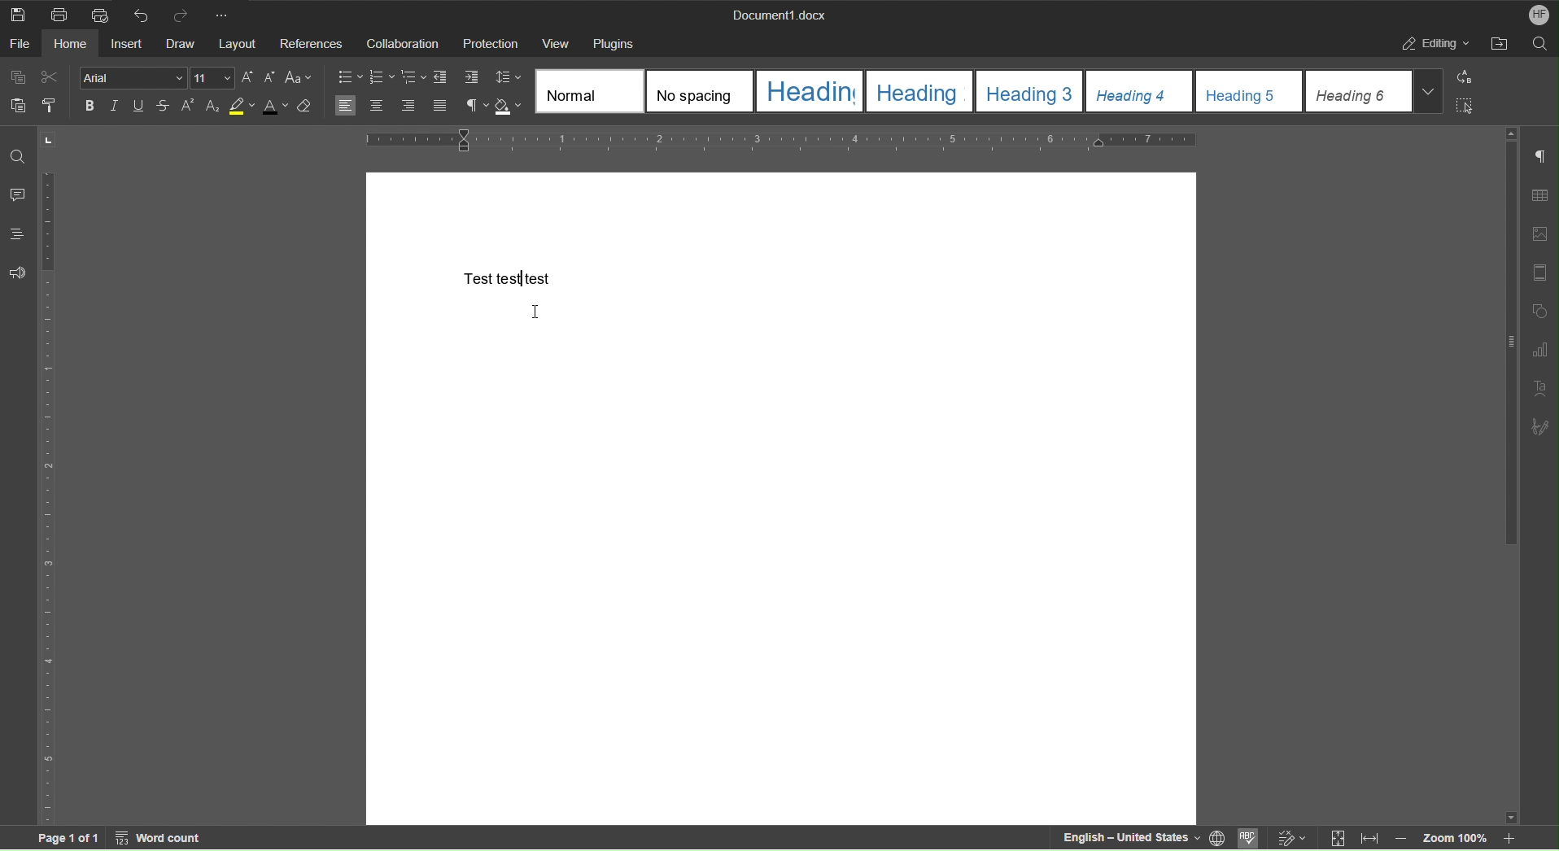 The height and width of the screenshot is (851, 1559). What do you see at coordinates (1461, 838) in the screenshot?
I see `Zoom` at bounding box center [1461, 838].